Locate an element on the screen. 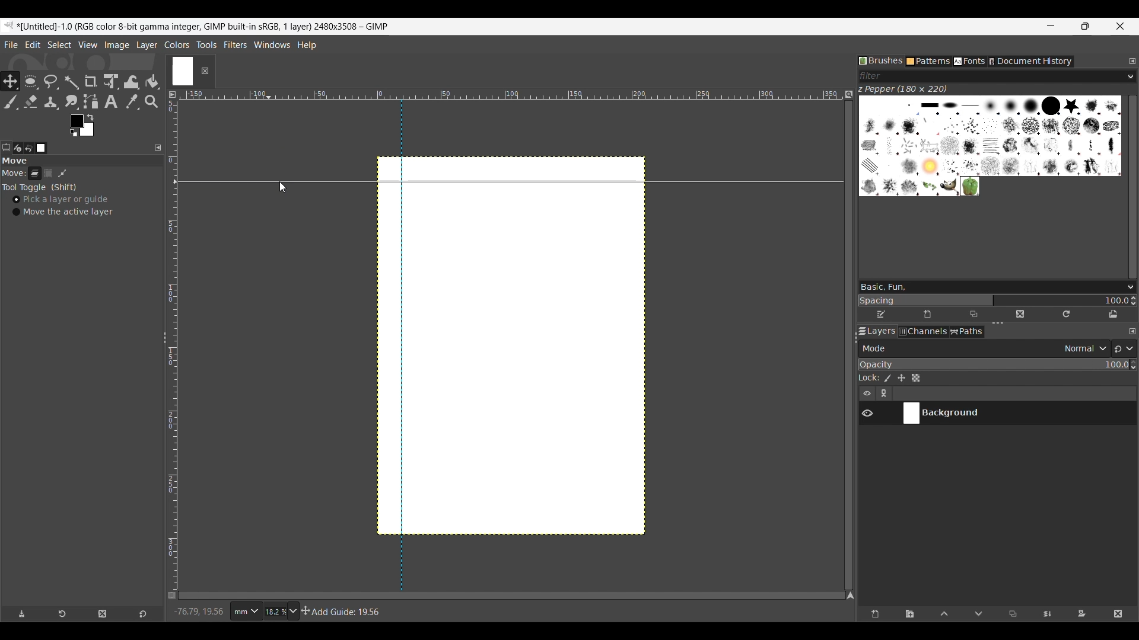 The image size is (1139, 640). Configure this tab is located at coordinates (1132, 61).